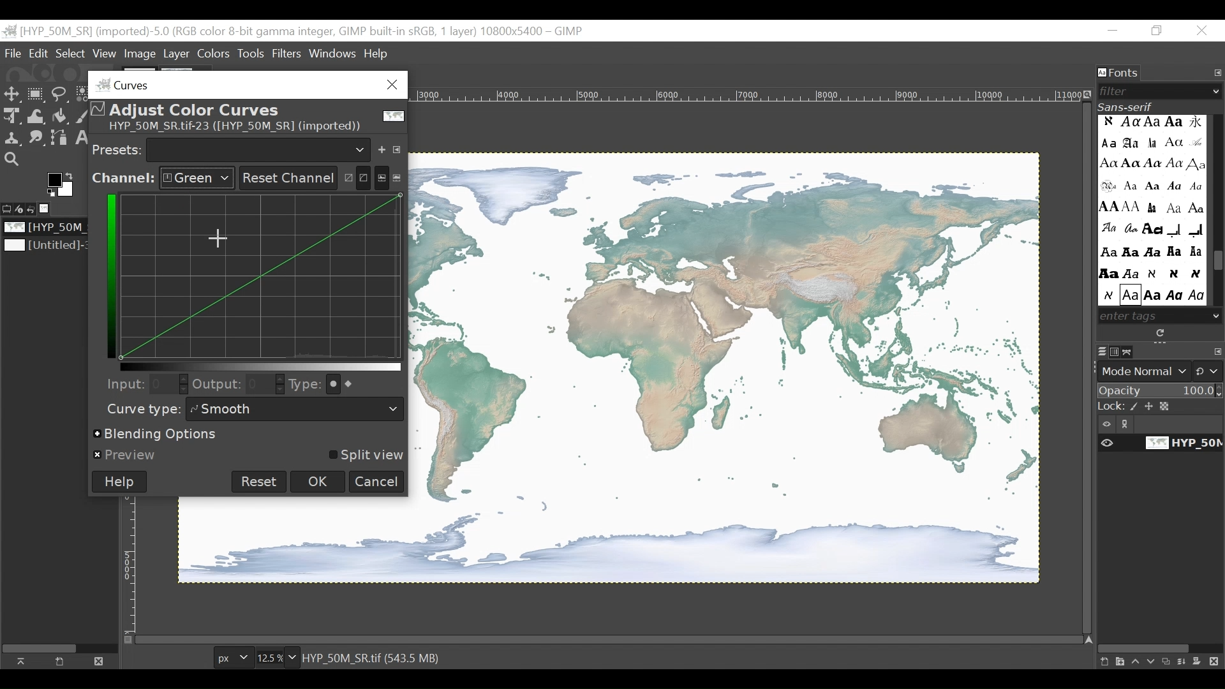 The image size is (1225, 689). What do you see at coordinates (294, 30) in the screenshot?
I see `untitled -36.0 (rgb color 8-bit gamma integer , gimp built in stgb, 1 layer) 1174x788 - gimp` at bounding box center [294, 30].